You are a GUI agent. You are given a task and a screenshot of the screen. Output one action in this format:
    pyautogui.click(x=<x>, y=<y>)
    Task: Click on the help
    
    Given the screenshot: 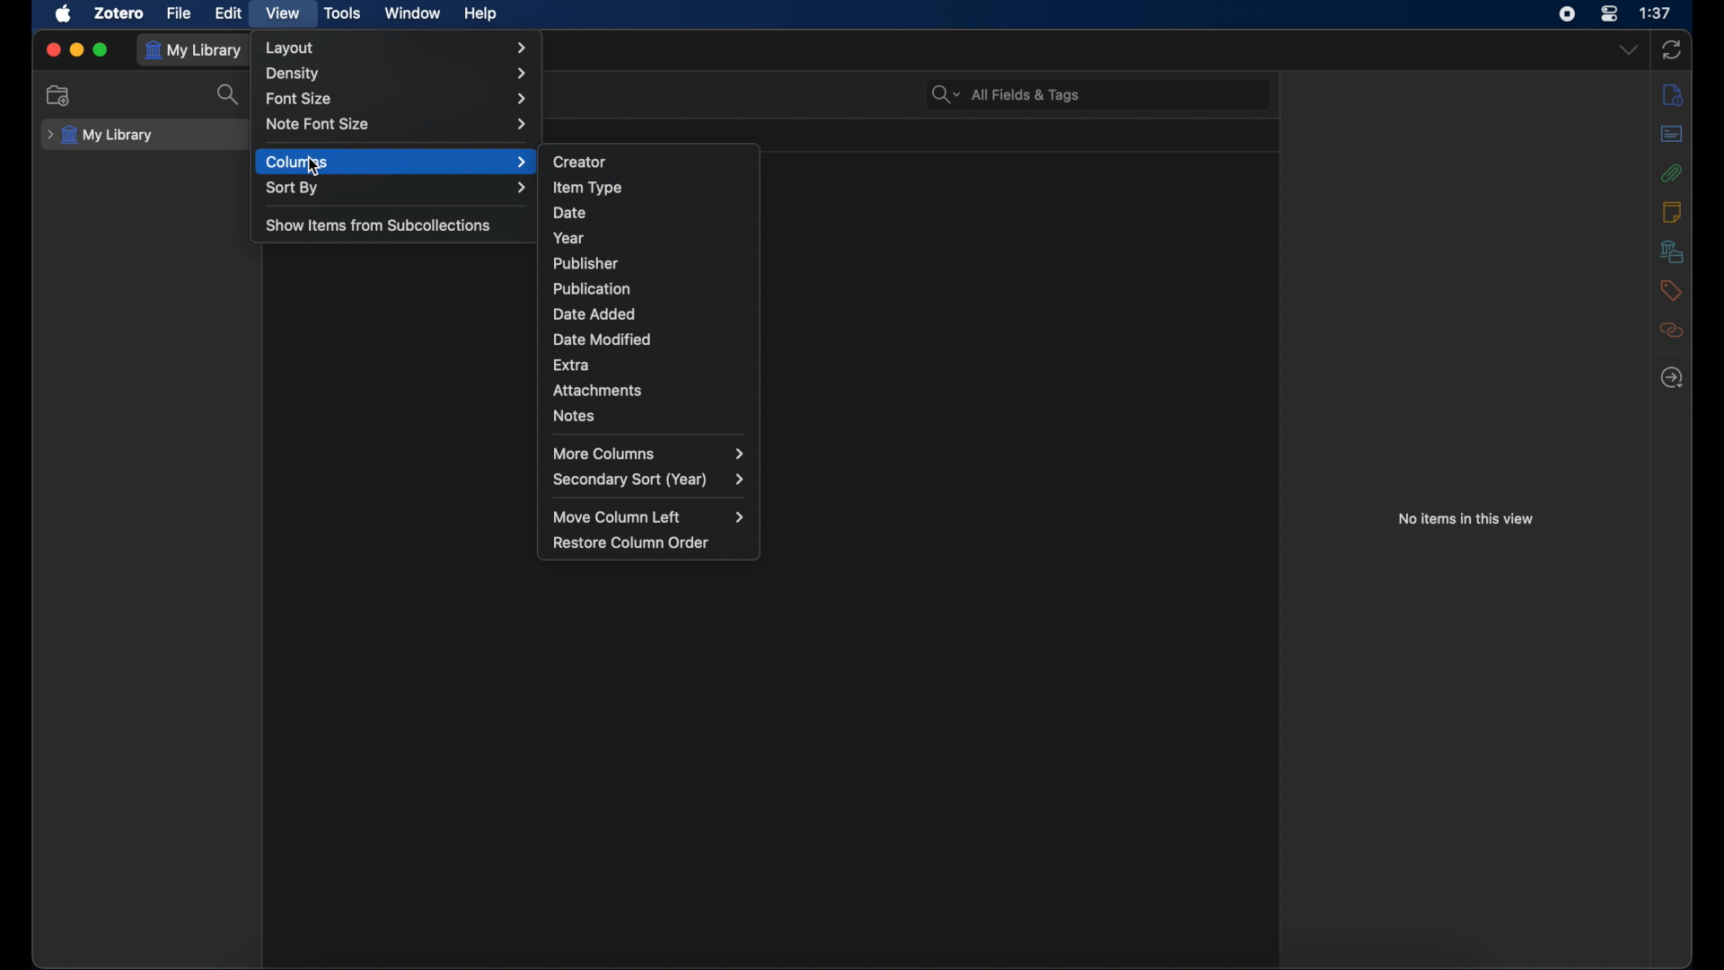 What is the action you would take?
    pyautogui.click(x=482, y=15)
    